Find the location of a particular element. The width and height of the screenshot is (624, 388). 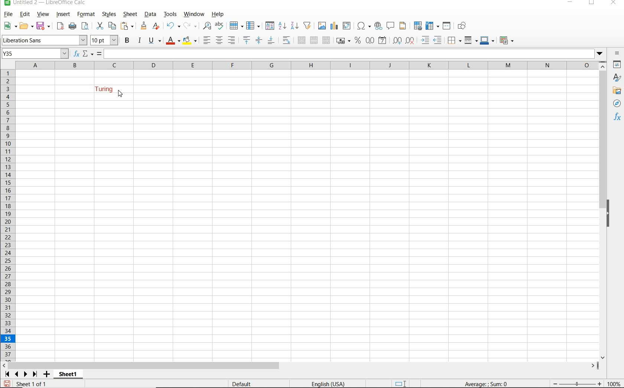

INSERT HYPERLINK is located at coordinates (378, 27).